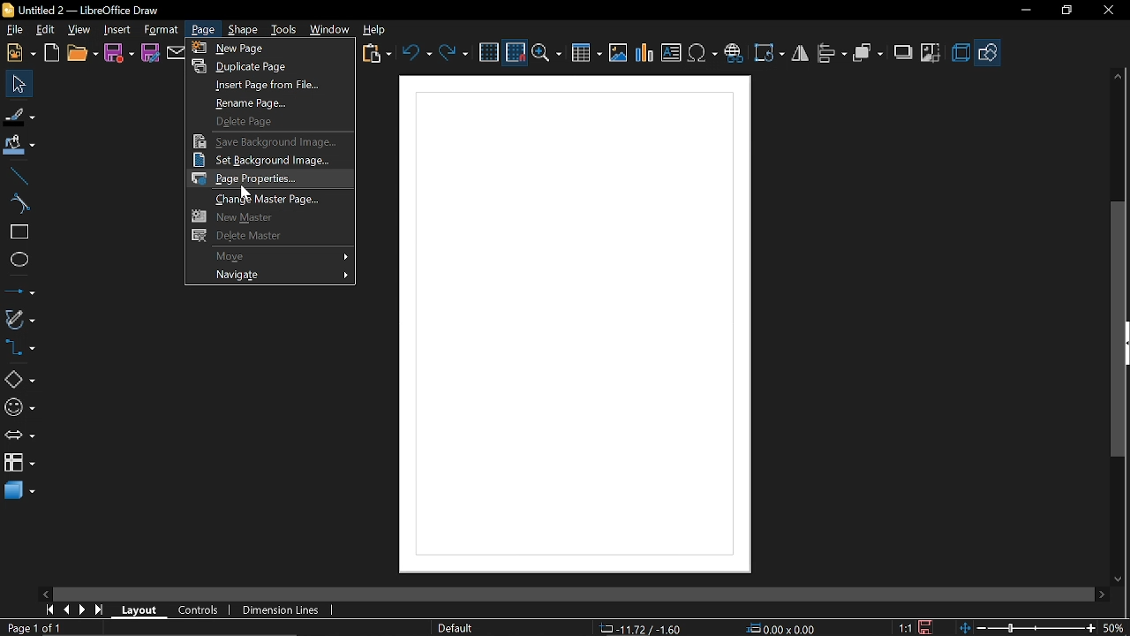 The height and width of the screenshot is (636, 1130). What do you see at coordinates (203, 29) in the screenshot?
I see `Page` at bounding box center [203, 29].